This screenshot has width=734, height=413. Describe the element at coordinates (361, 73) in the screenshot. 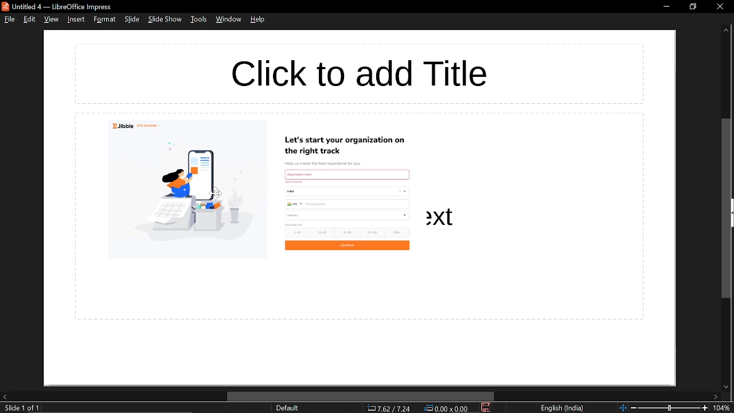

I see `space for title` at that location.